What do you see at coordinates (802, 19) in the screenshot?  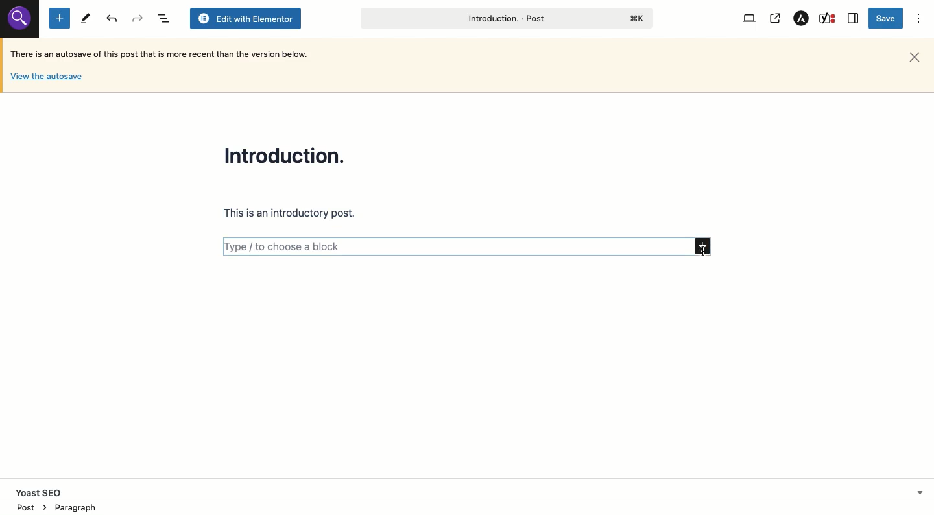 I see `Astar` at bounding box center [802, 19].